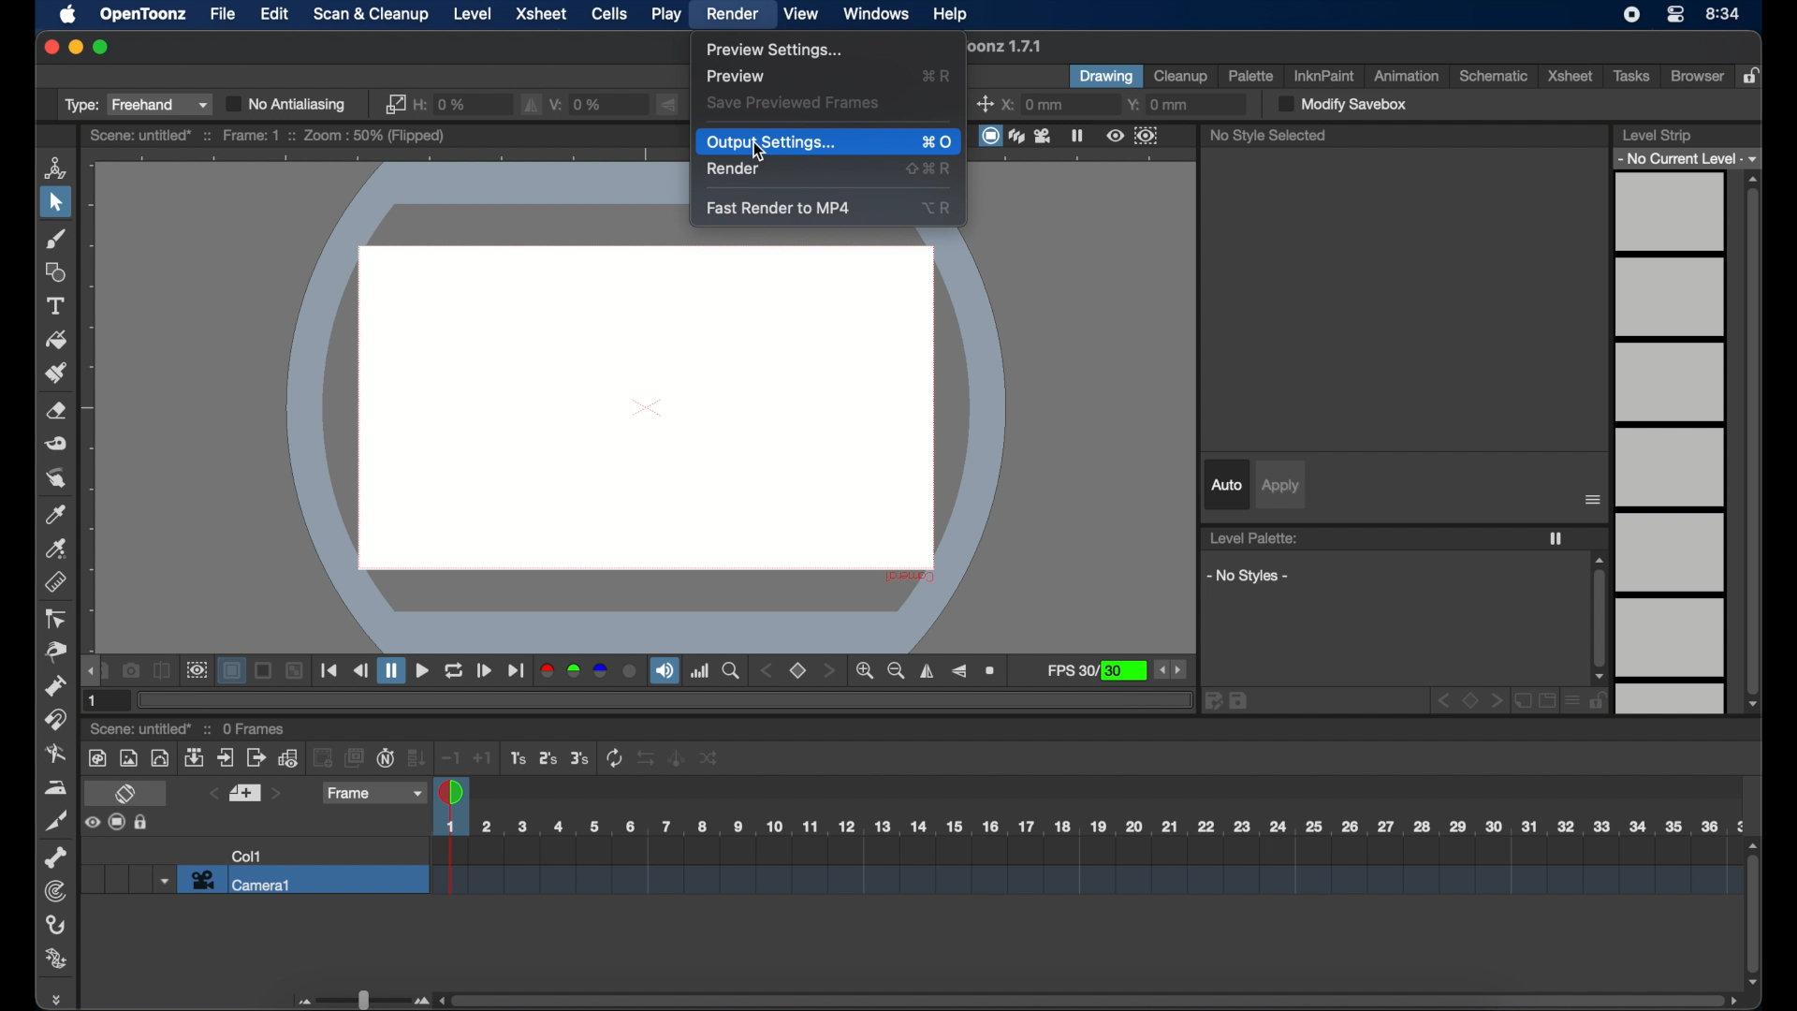 This screenshot has width=1797, height=1011. I want to click on levels, so click(1672, 444).